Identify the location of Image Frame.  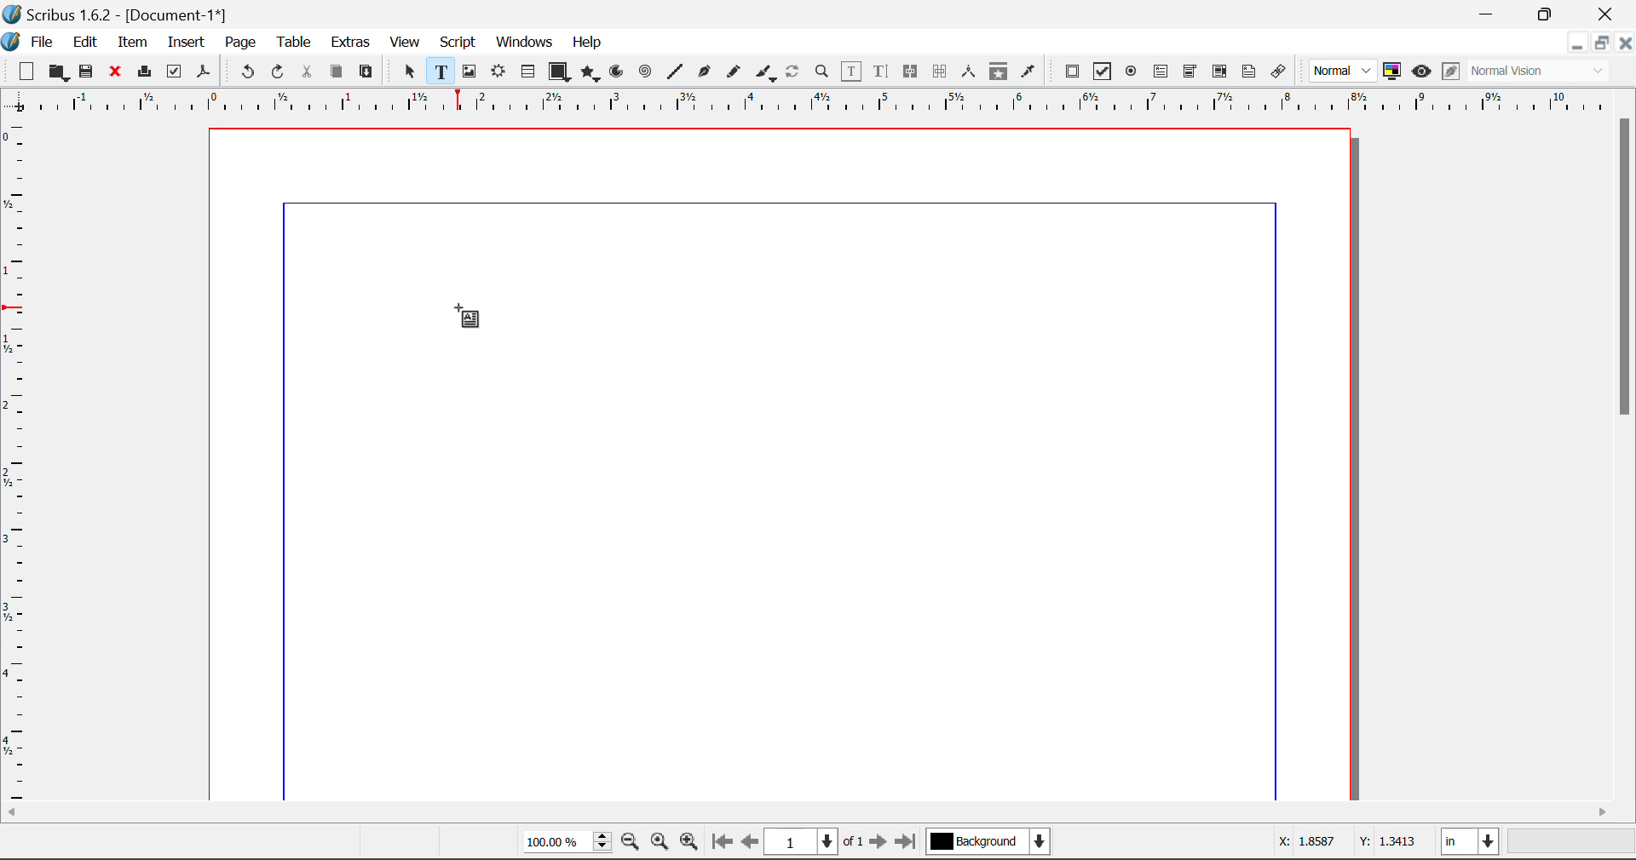
(469, 72).